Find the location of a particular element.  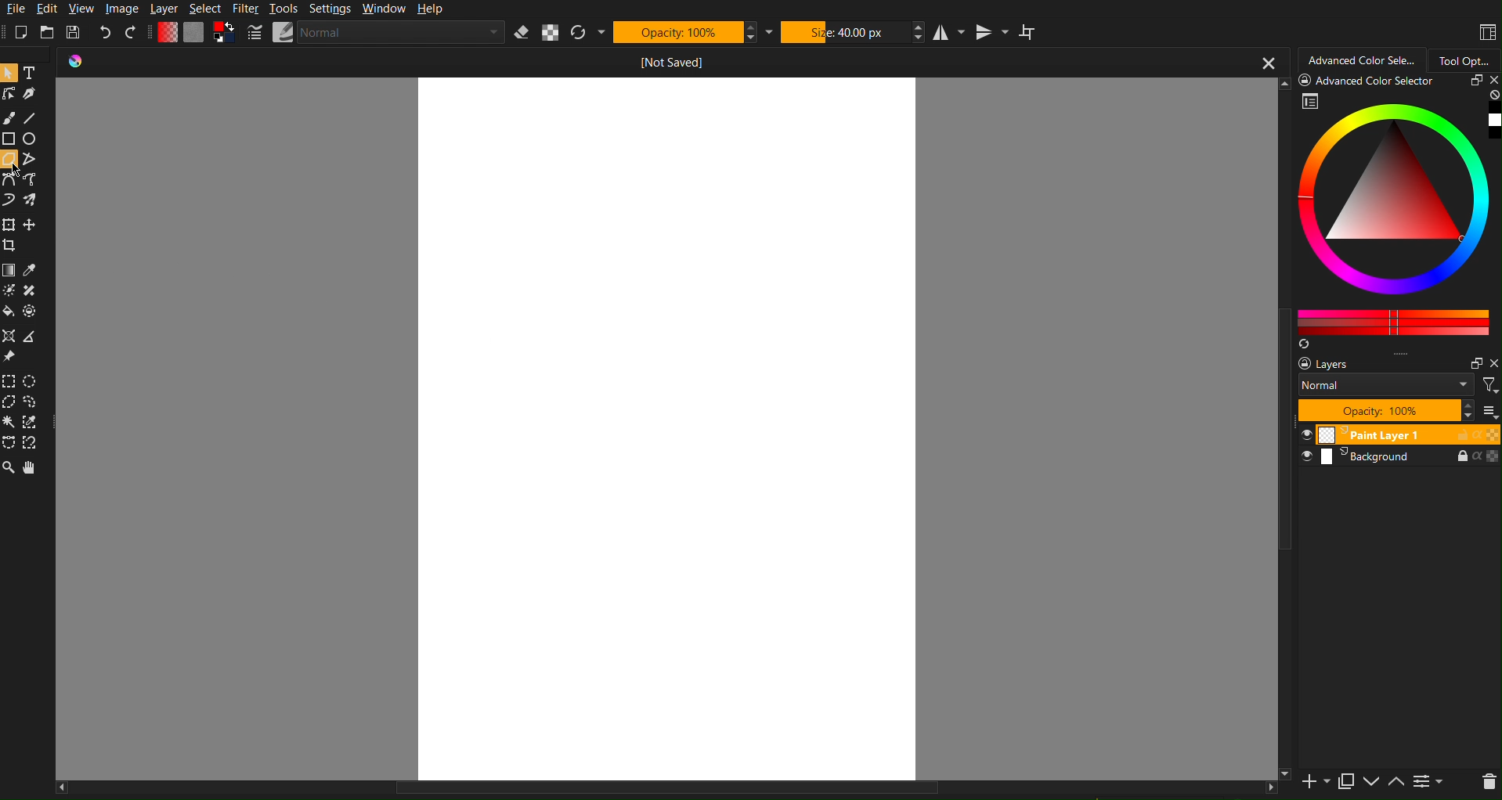

create a list of colors from the image is located at coordinates (1305, 344).